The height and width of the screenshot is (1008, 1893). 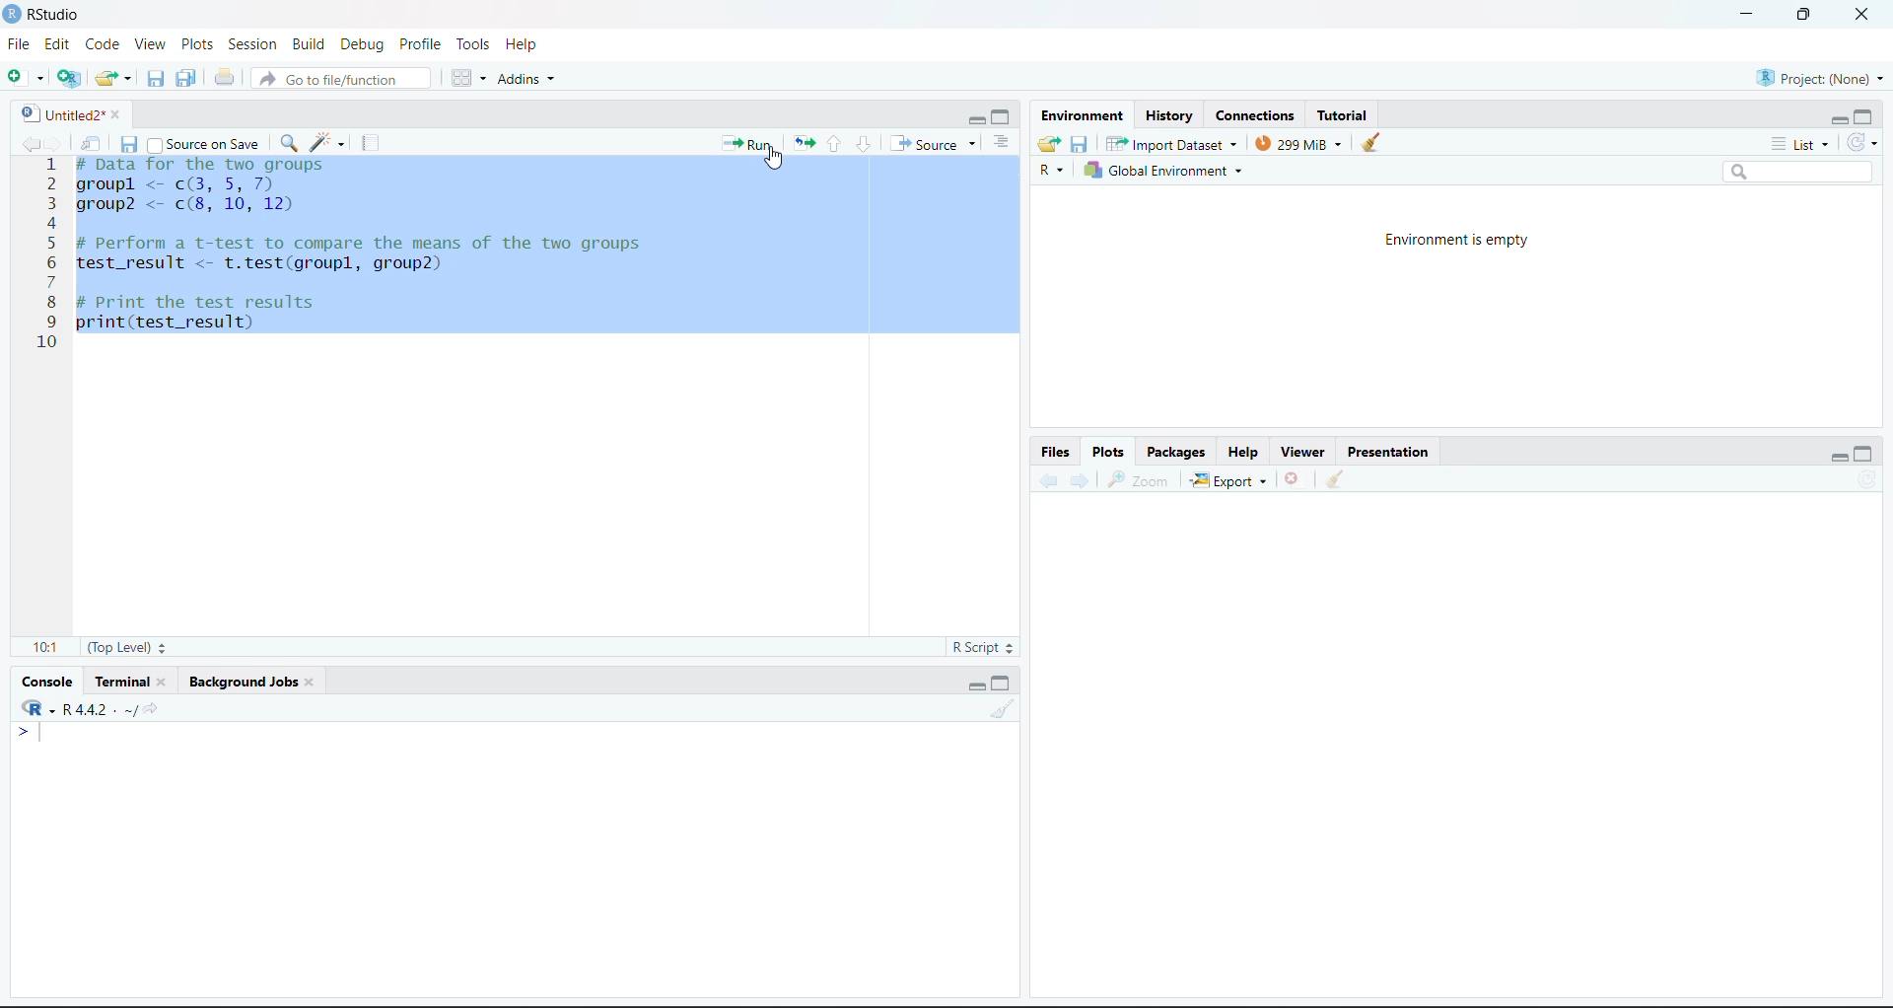 I want to click on Terminal, so click(x=120, y=682).